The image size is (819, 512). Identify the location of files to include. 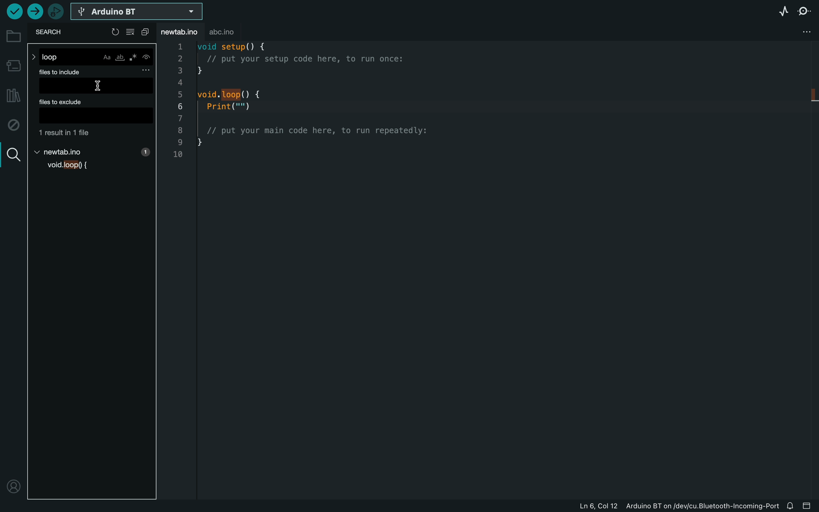
(97, 72).